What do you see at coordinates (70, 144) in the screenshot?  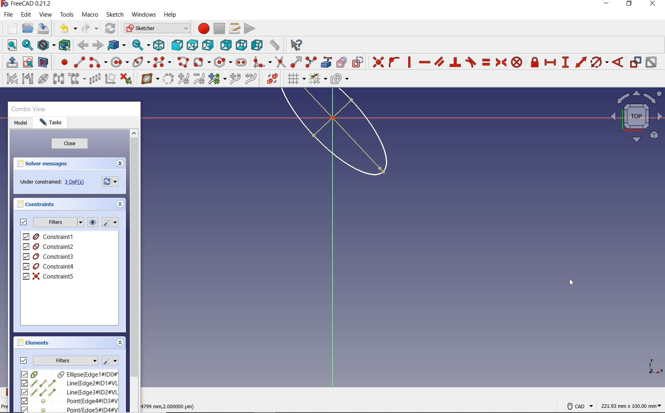 I see `close` at bounding box center [70, 144].